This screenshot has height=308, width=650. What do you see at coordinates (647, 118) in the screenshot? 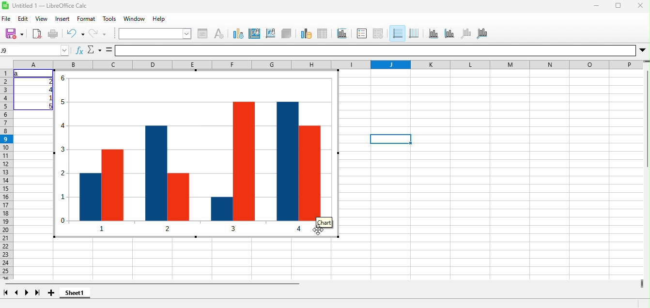
I see `Vertical slide bar` at bounding box center [647, 118].